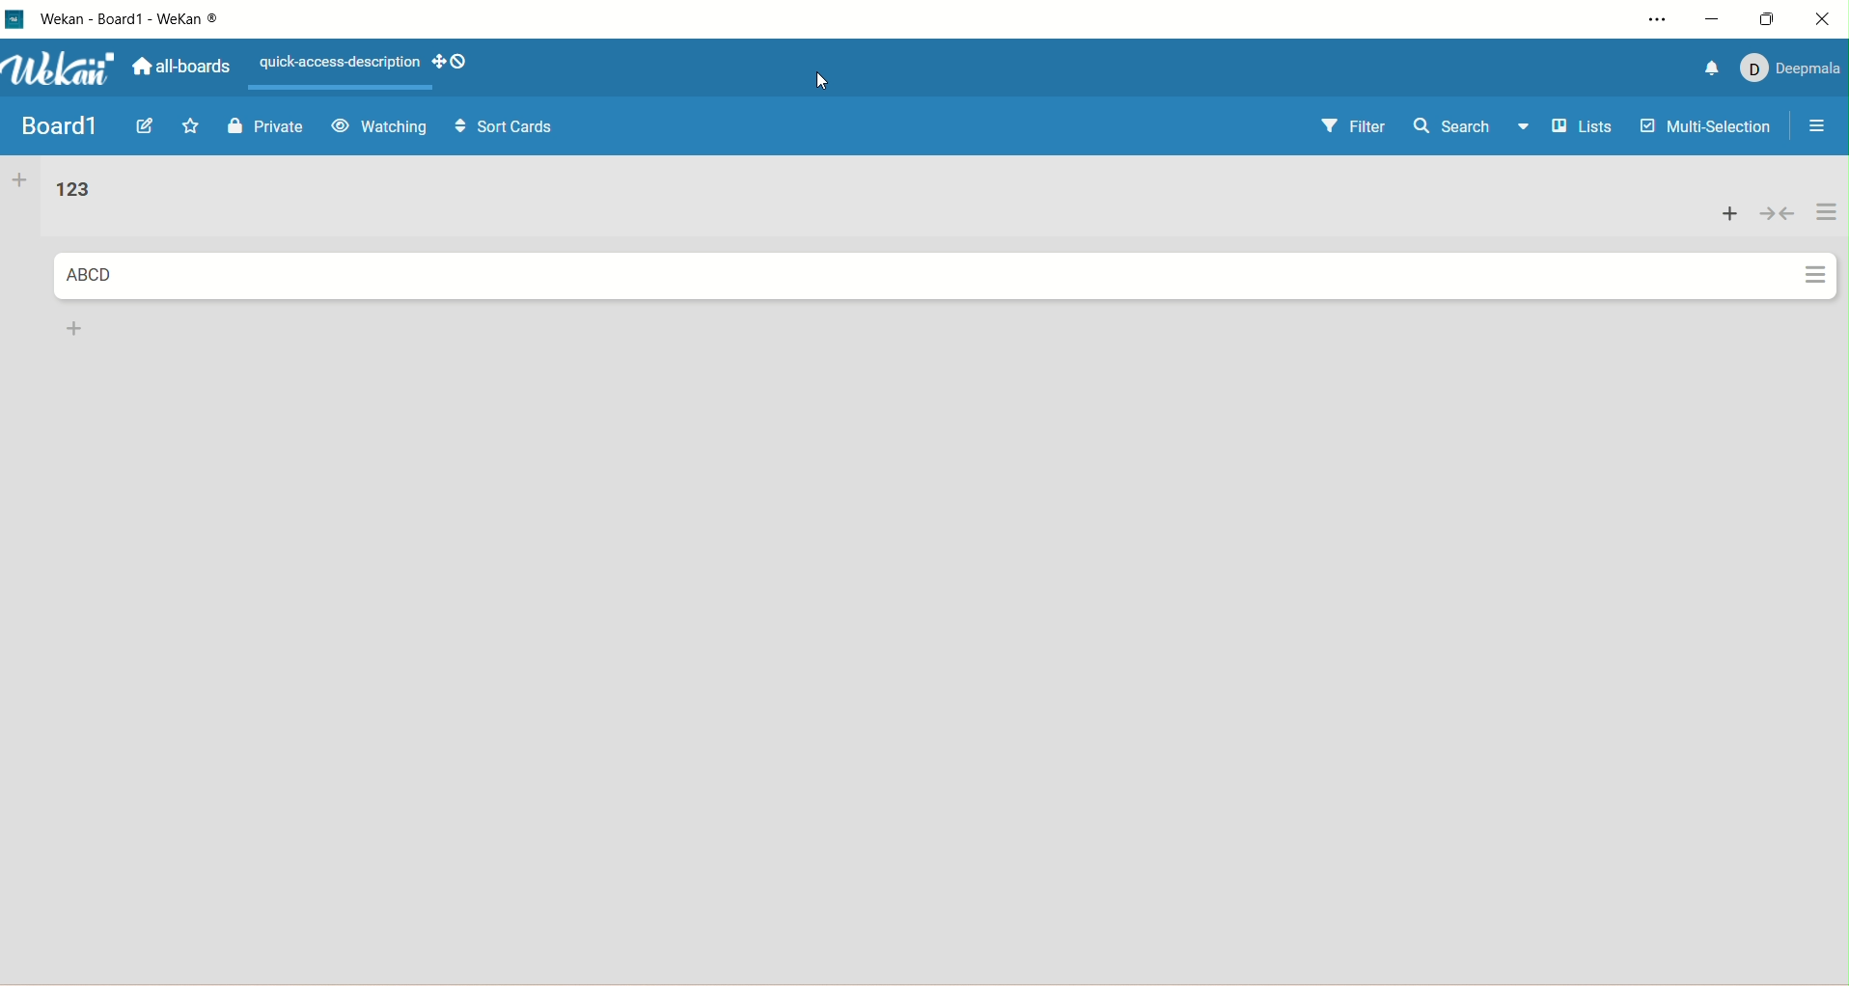 Image resolution: width=1849 pixels, height=986 pixels. I want to click on board title, so click(57, 125).